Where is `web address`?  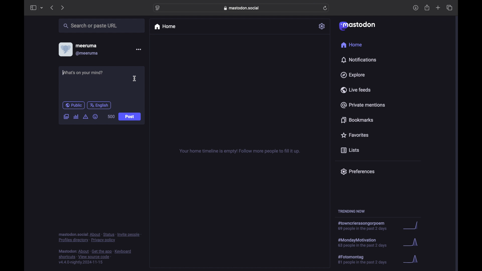
web address is located at coordinates (243, 8).